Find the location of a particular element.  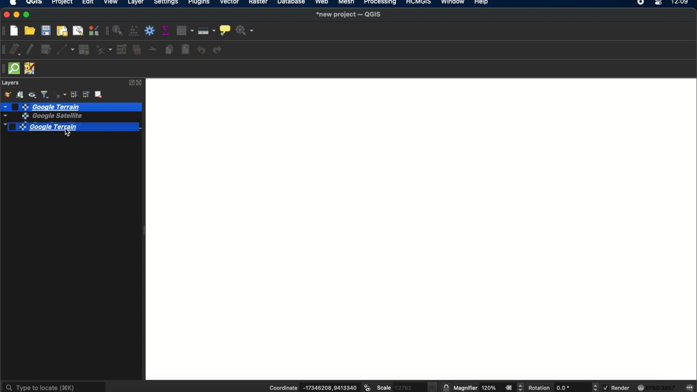

HCMGIS is located at coordinates (418, 3).